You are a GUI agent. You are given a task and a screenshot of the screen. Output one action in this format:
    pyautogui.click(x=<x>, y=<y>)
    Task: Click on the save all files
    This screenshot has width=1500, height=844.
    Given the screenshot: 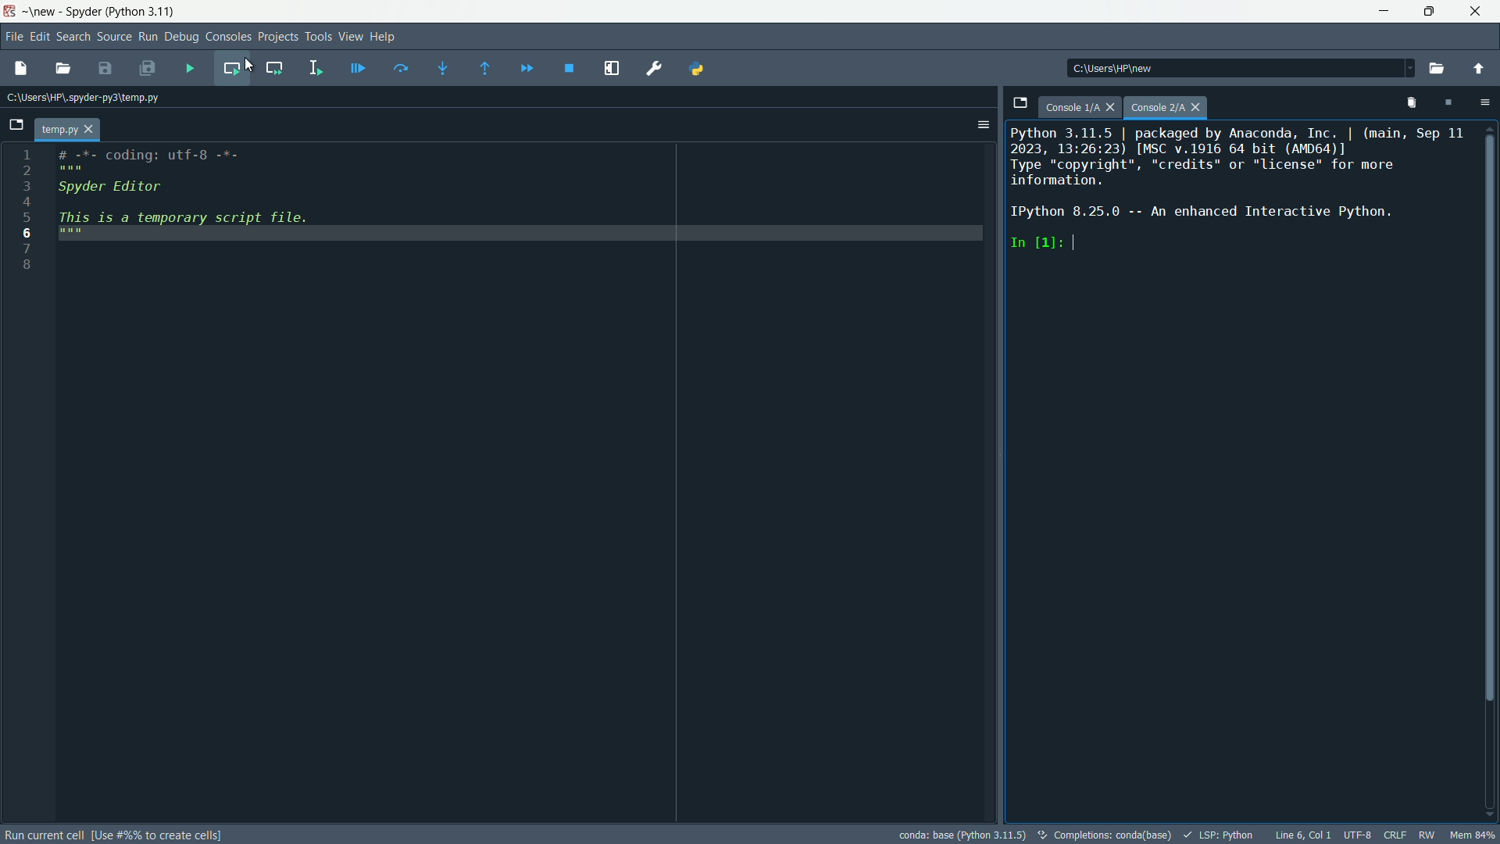 What is the action you would take?
    pyautogui.click(x=148, y=69)
    